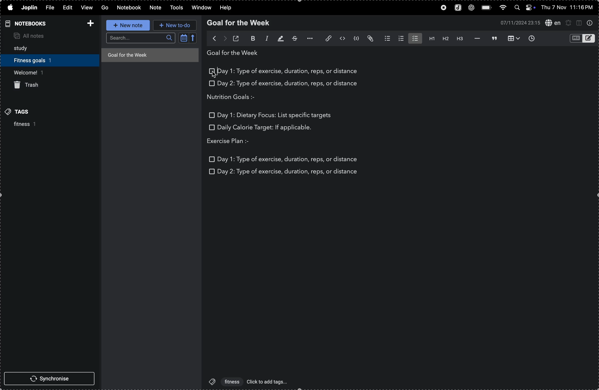 This screenshot has width=599, height=390. I want to click on info, so click(591, 23).